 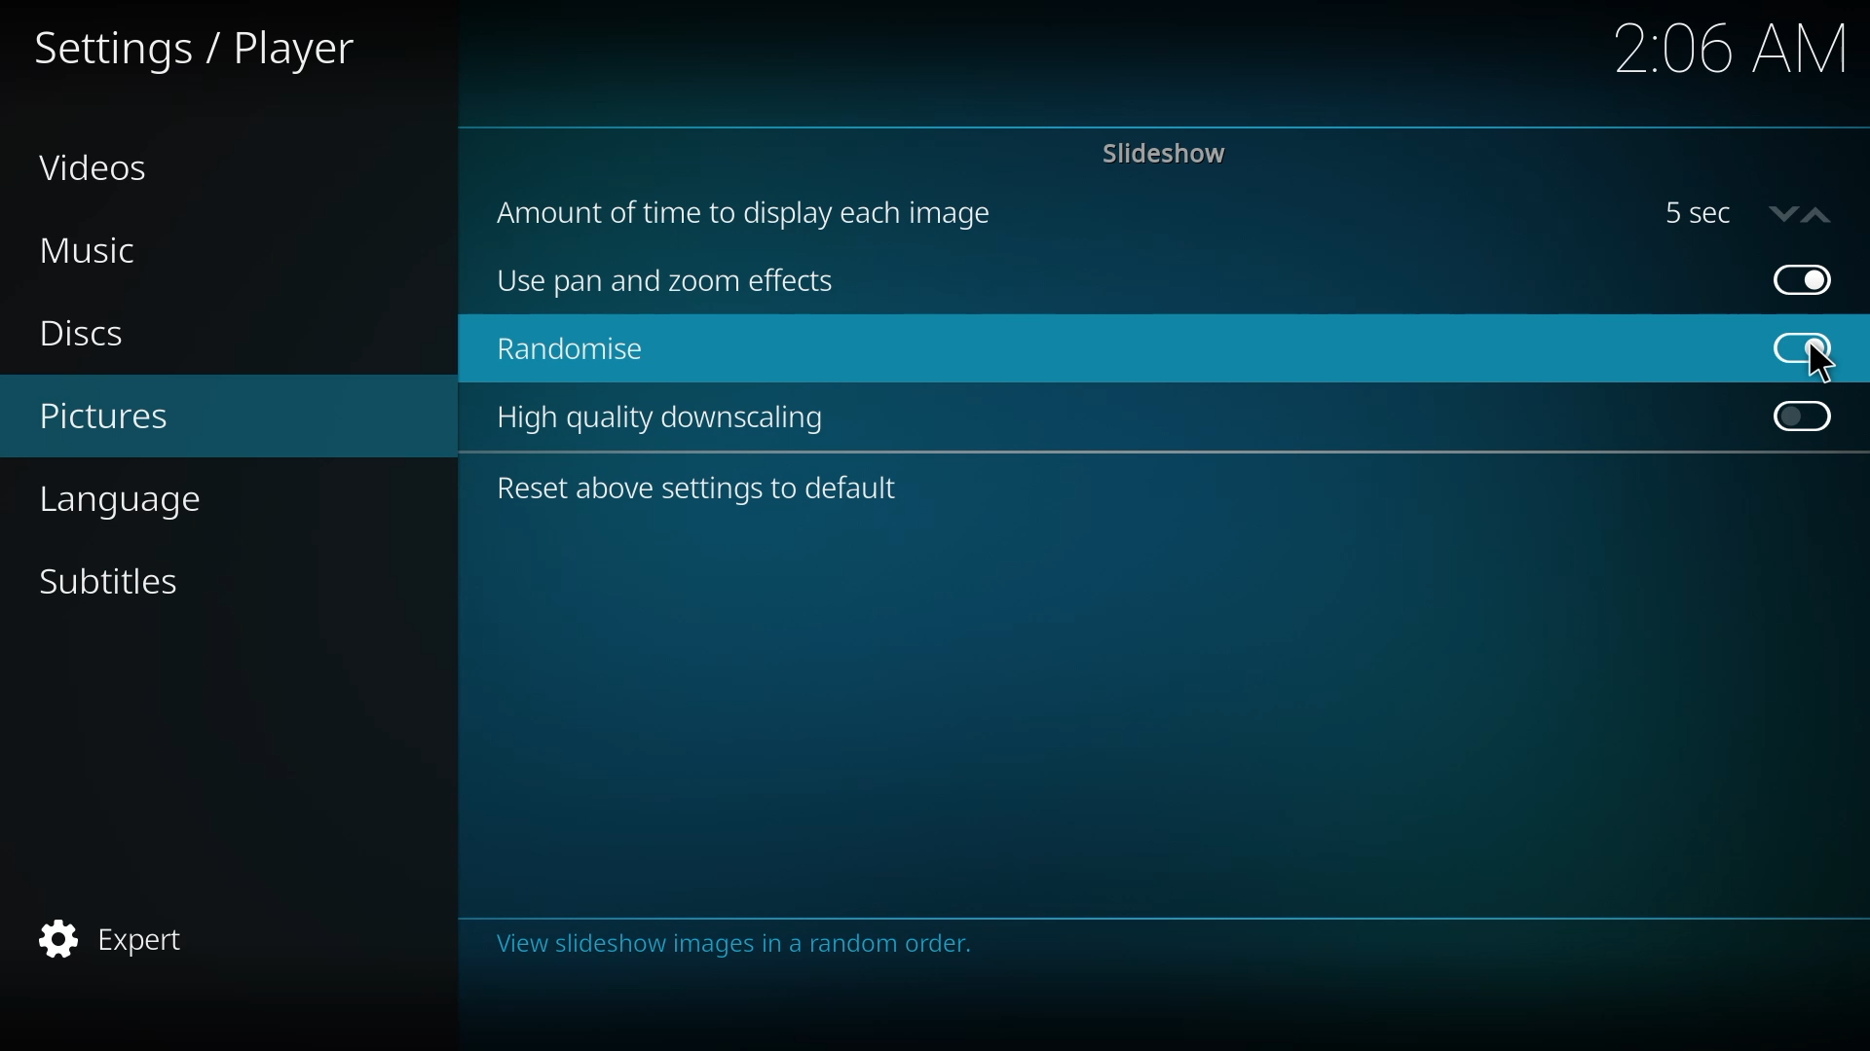 What do you see at coordinates (85, 330) in the screenshot?
I see `discs` at bounding box center [85, 330].